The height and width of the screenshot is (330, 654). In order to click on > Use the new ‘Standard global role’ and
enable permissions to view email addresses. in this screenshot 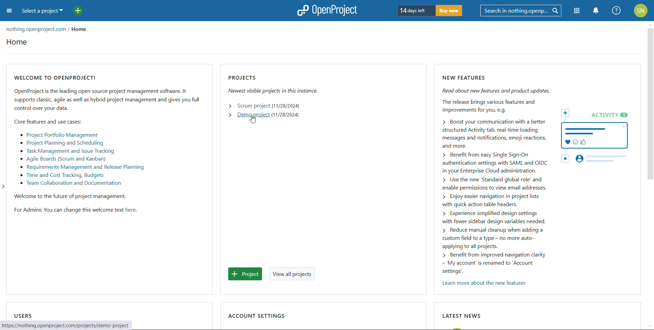, I will do `click(505, 184)`.